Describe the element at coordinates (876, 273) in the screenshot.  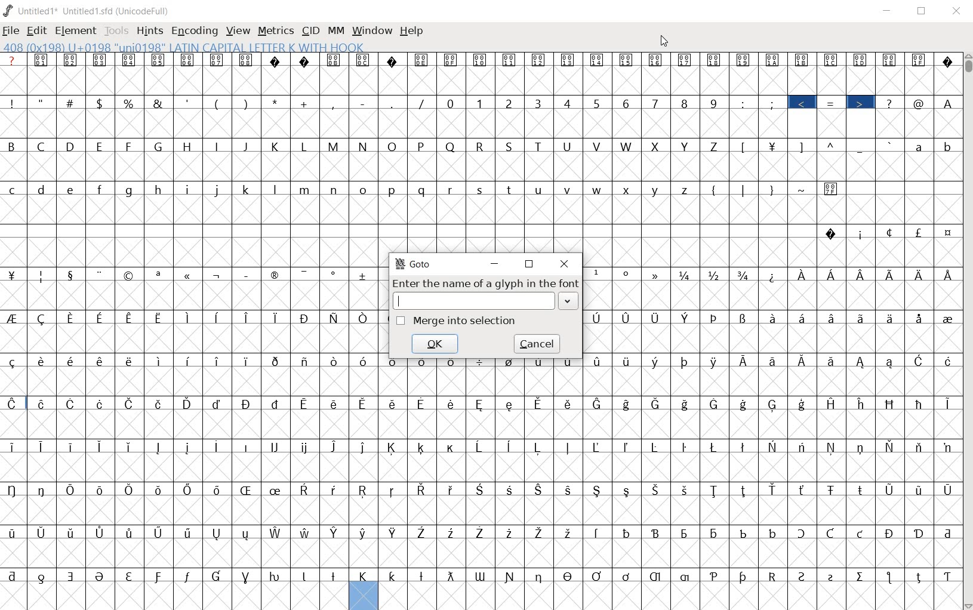
I see `special letters` at that location.